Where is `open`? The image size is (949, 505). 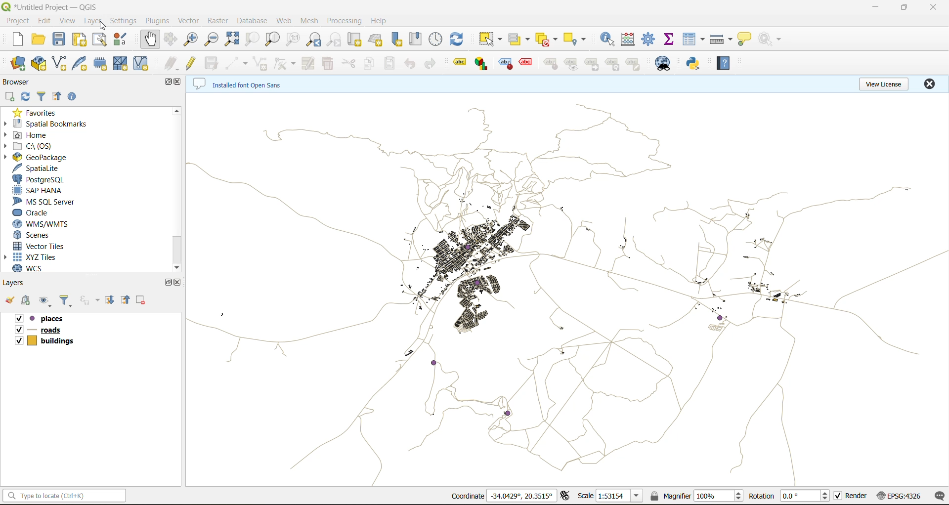 open is located at coordinates (9, 300).